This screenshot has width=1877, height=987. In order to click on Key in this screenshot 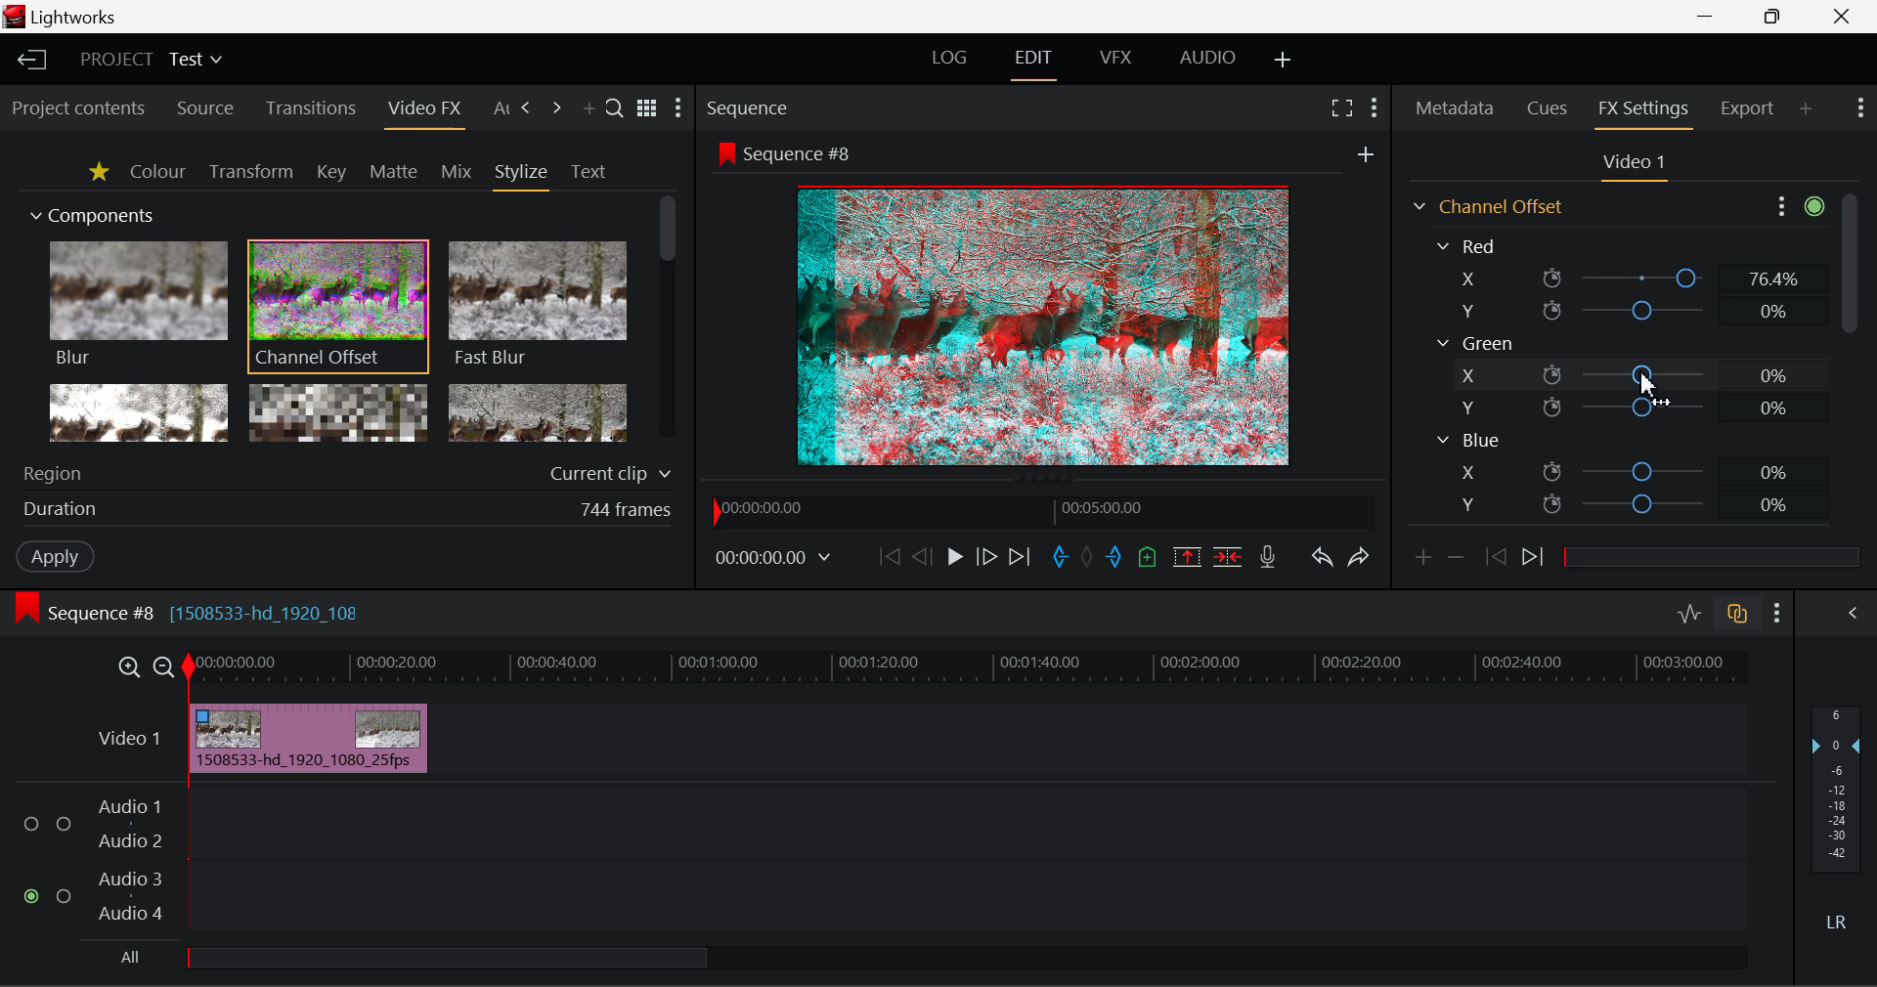, I will do `click(329, 173)`.